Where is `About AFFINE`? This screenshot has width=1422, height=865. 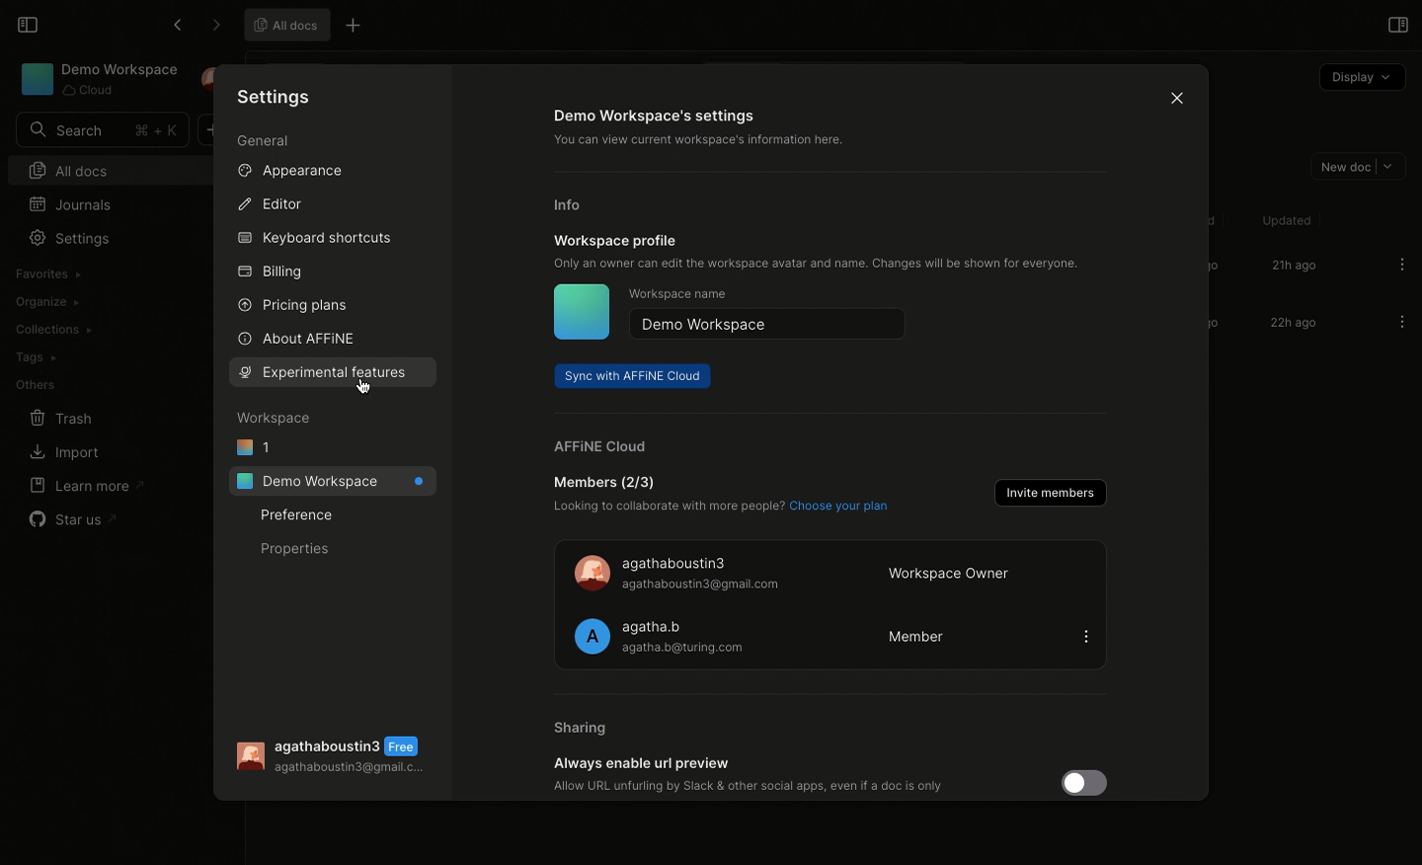 About AFFINE is located at coordinates (298, 339).